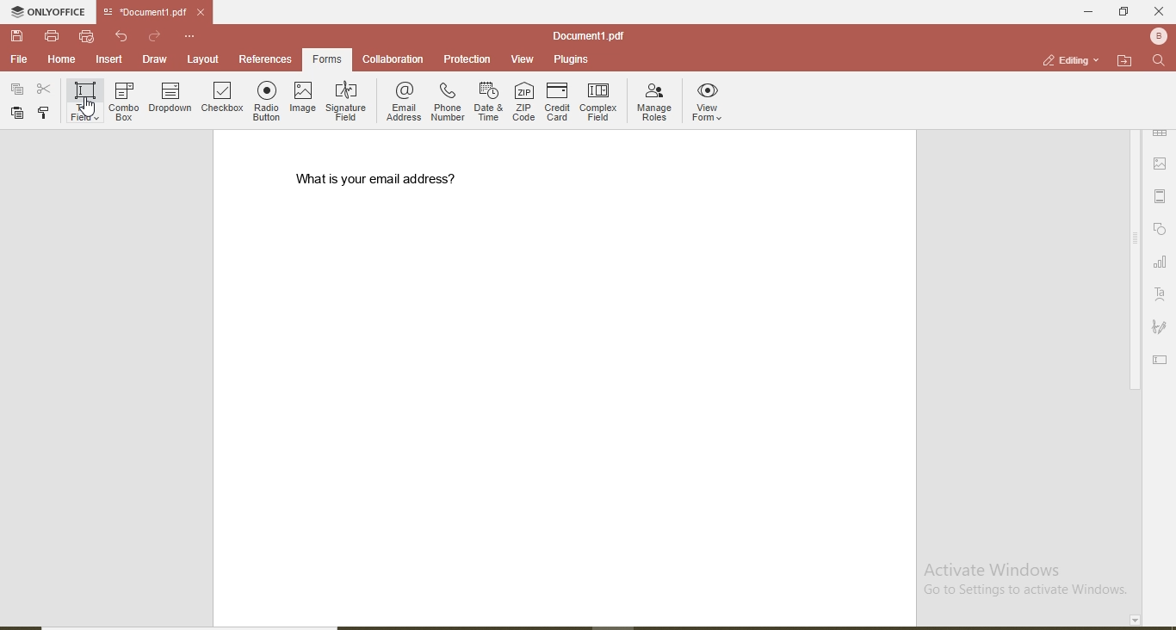 The width and height of the screenshot is (1176, 630). What do you see at coordinates (448, 104) in the screenshot?
I see `phone number` at bounding box center [448, 104].